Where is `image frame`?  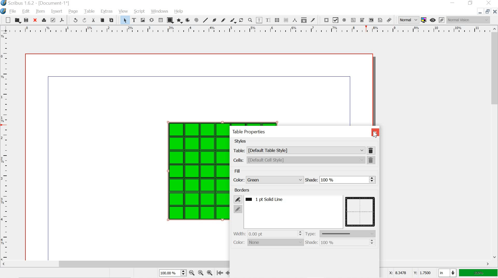
image frame is located at coordinates (143, 20).